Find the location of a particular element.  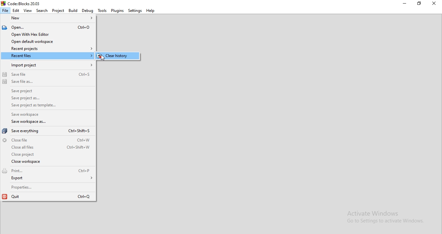

Properties.. is located at coordinates (49, 187).